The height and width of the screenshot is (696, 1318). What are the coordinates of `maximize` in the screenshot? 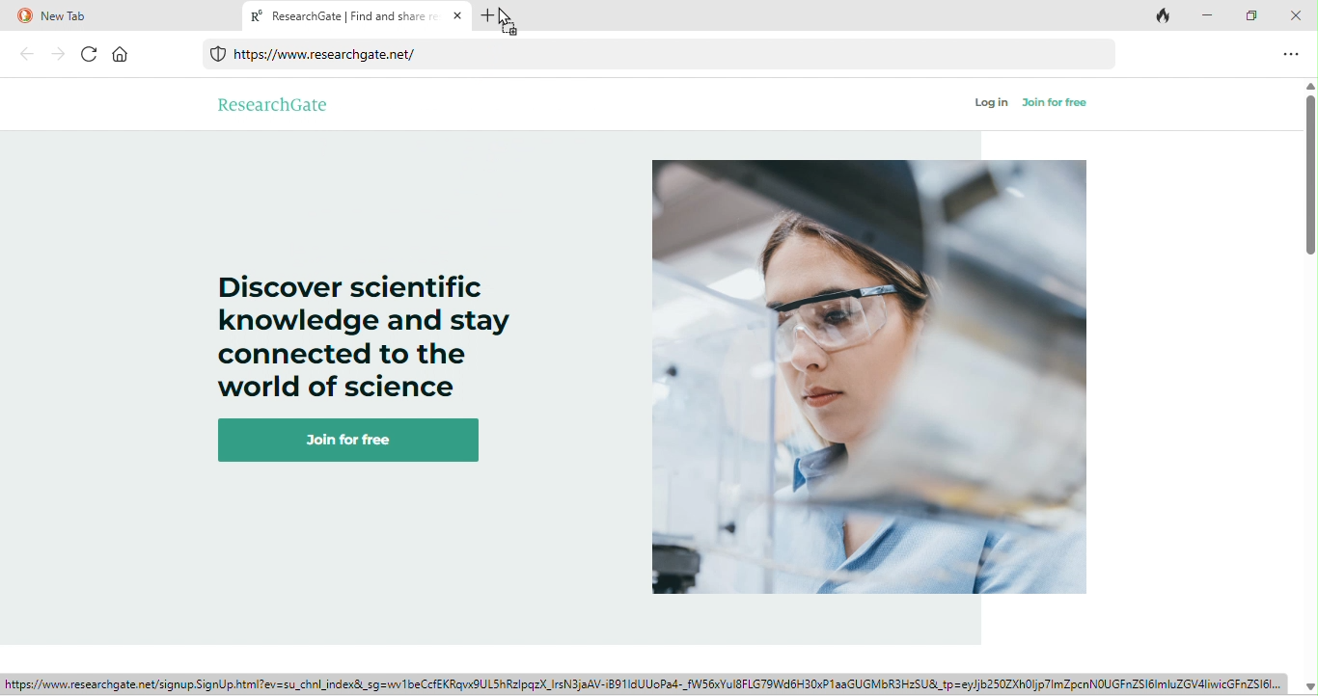 It's located at (1255, 16).